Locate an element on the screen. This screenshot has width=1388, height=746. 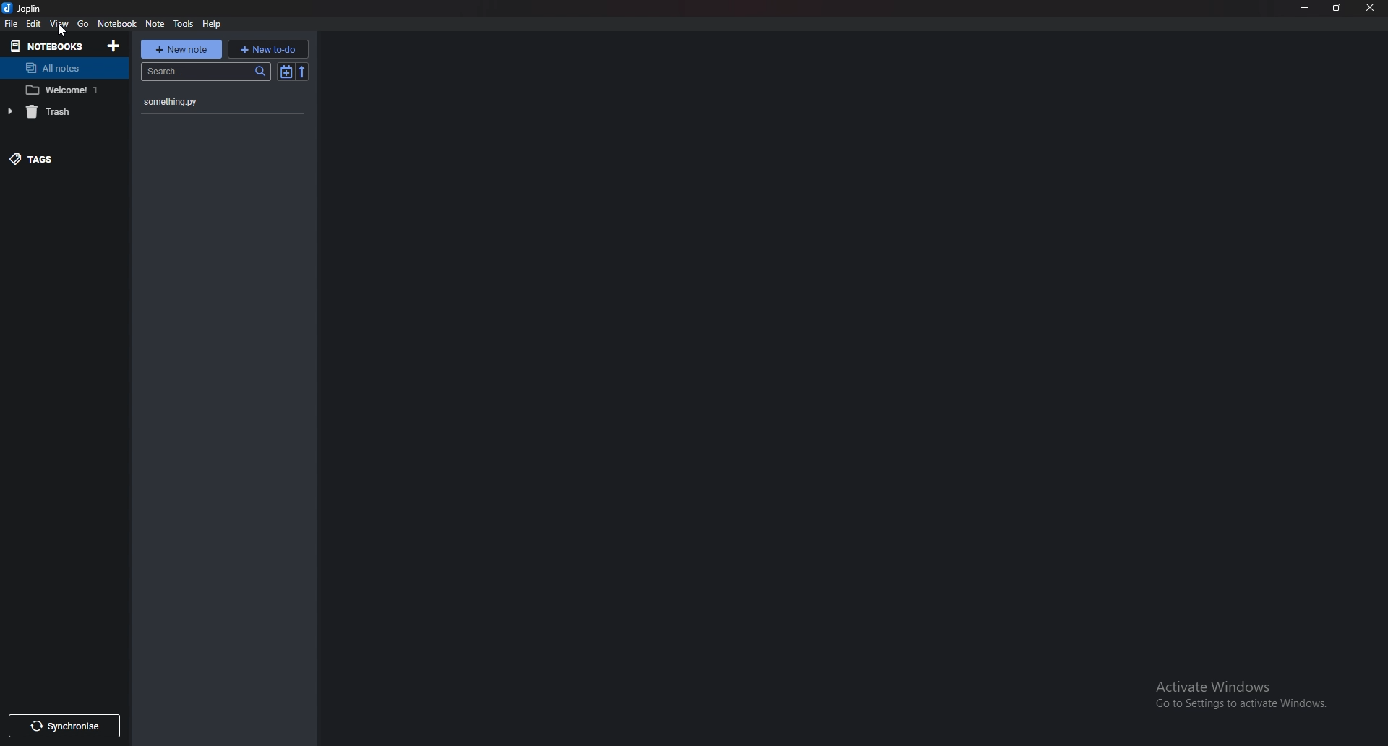
help is located at coordinates (216, 23).